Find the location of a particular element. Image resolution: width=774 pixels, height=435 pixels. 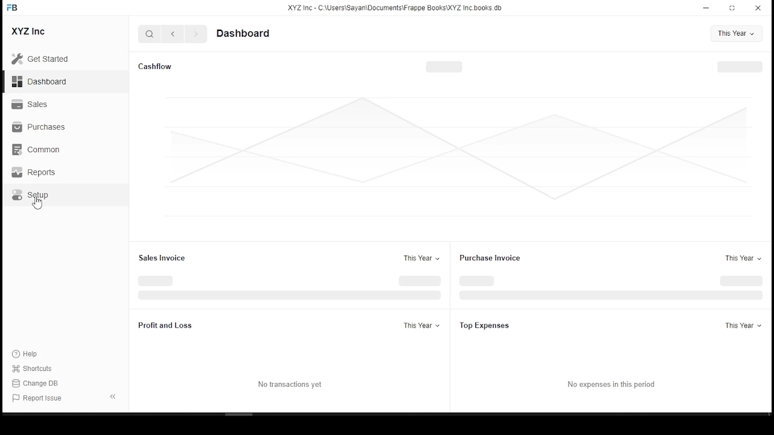

Purchase Invoice is located at coordinates (490, 257).